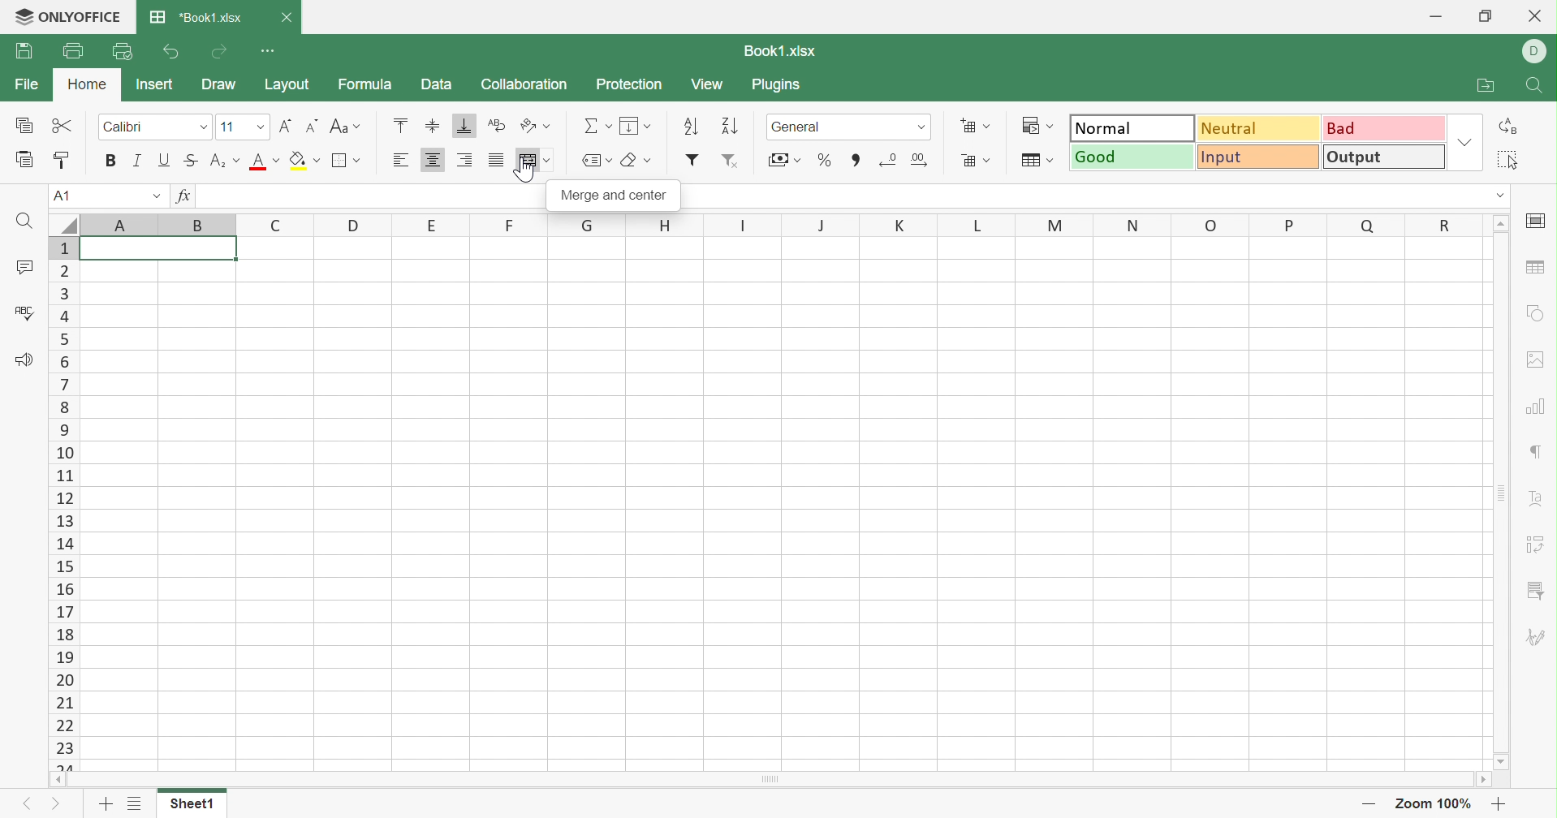 The height and width of the screenshot is (818, 1557). I want to click on Scroll Left, so click(55, 778).